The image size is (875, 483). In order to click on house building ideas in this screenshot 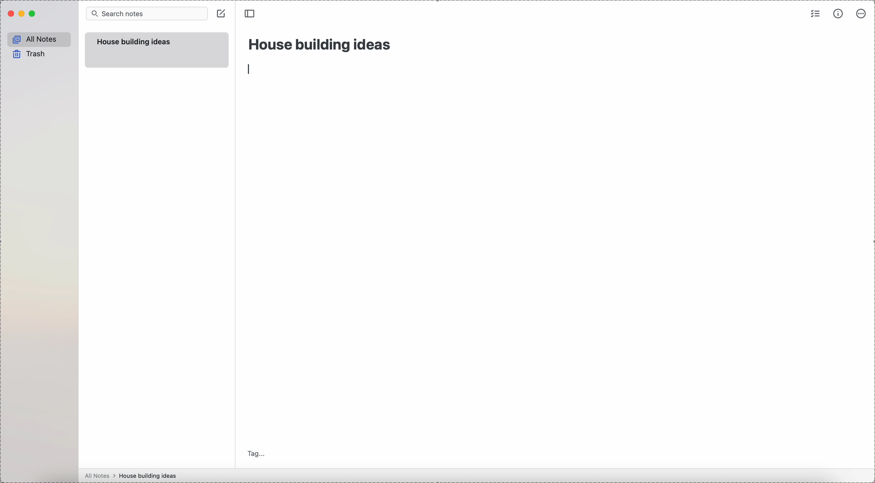, I will do `click(134, 44)`.